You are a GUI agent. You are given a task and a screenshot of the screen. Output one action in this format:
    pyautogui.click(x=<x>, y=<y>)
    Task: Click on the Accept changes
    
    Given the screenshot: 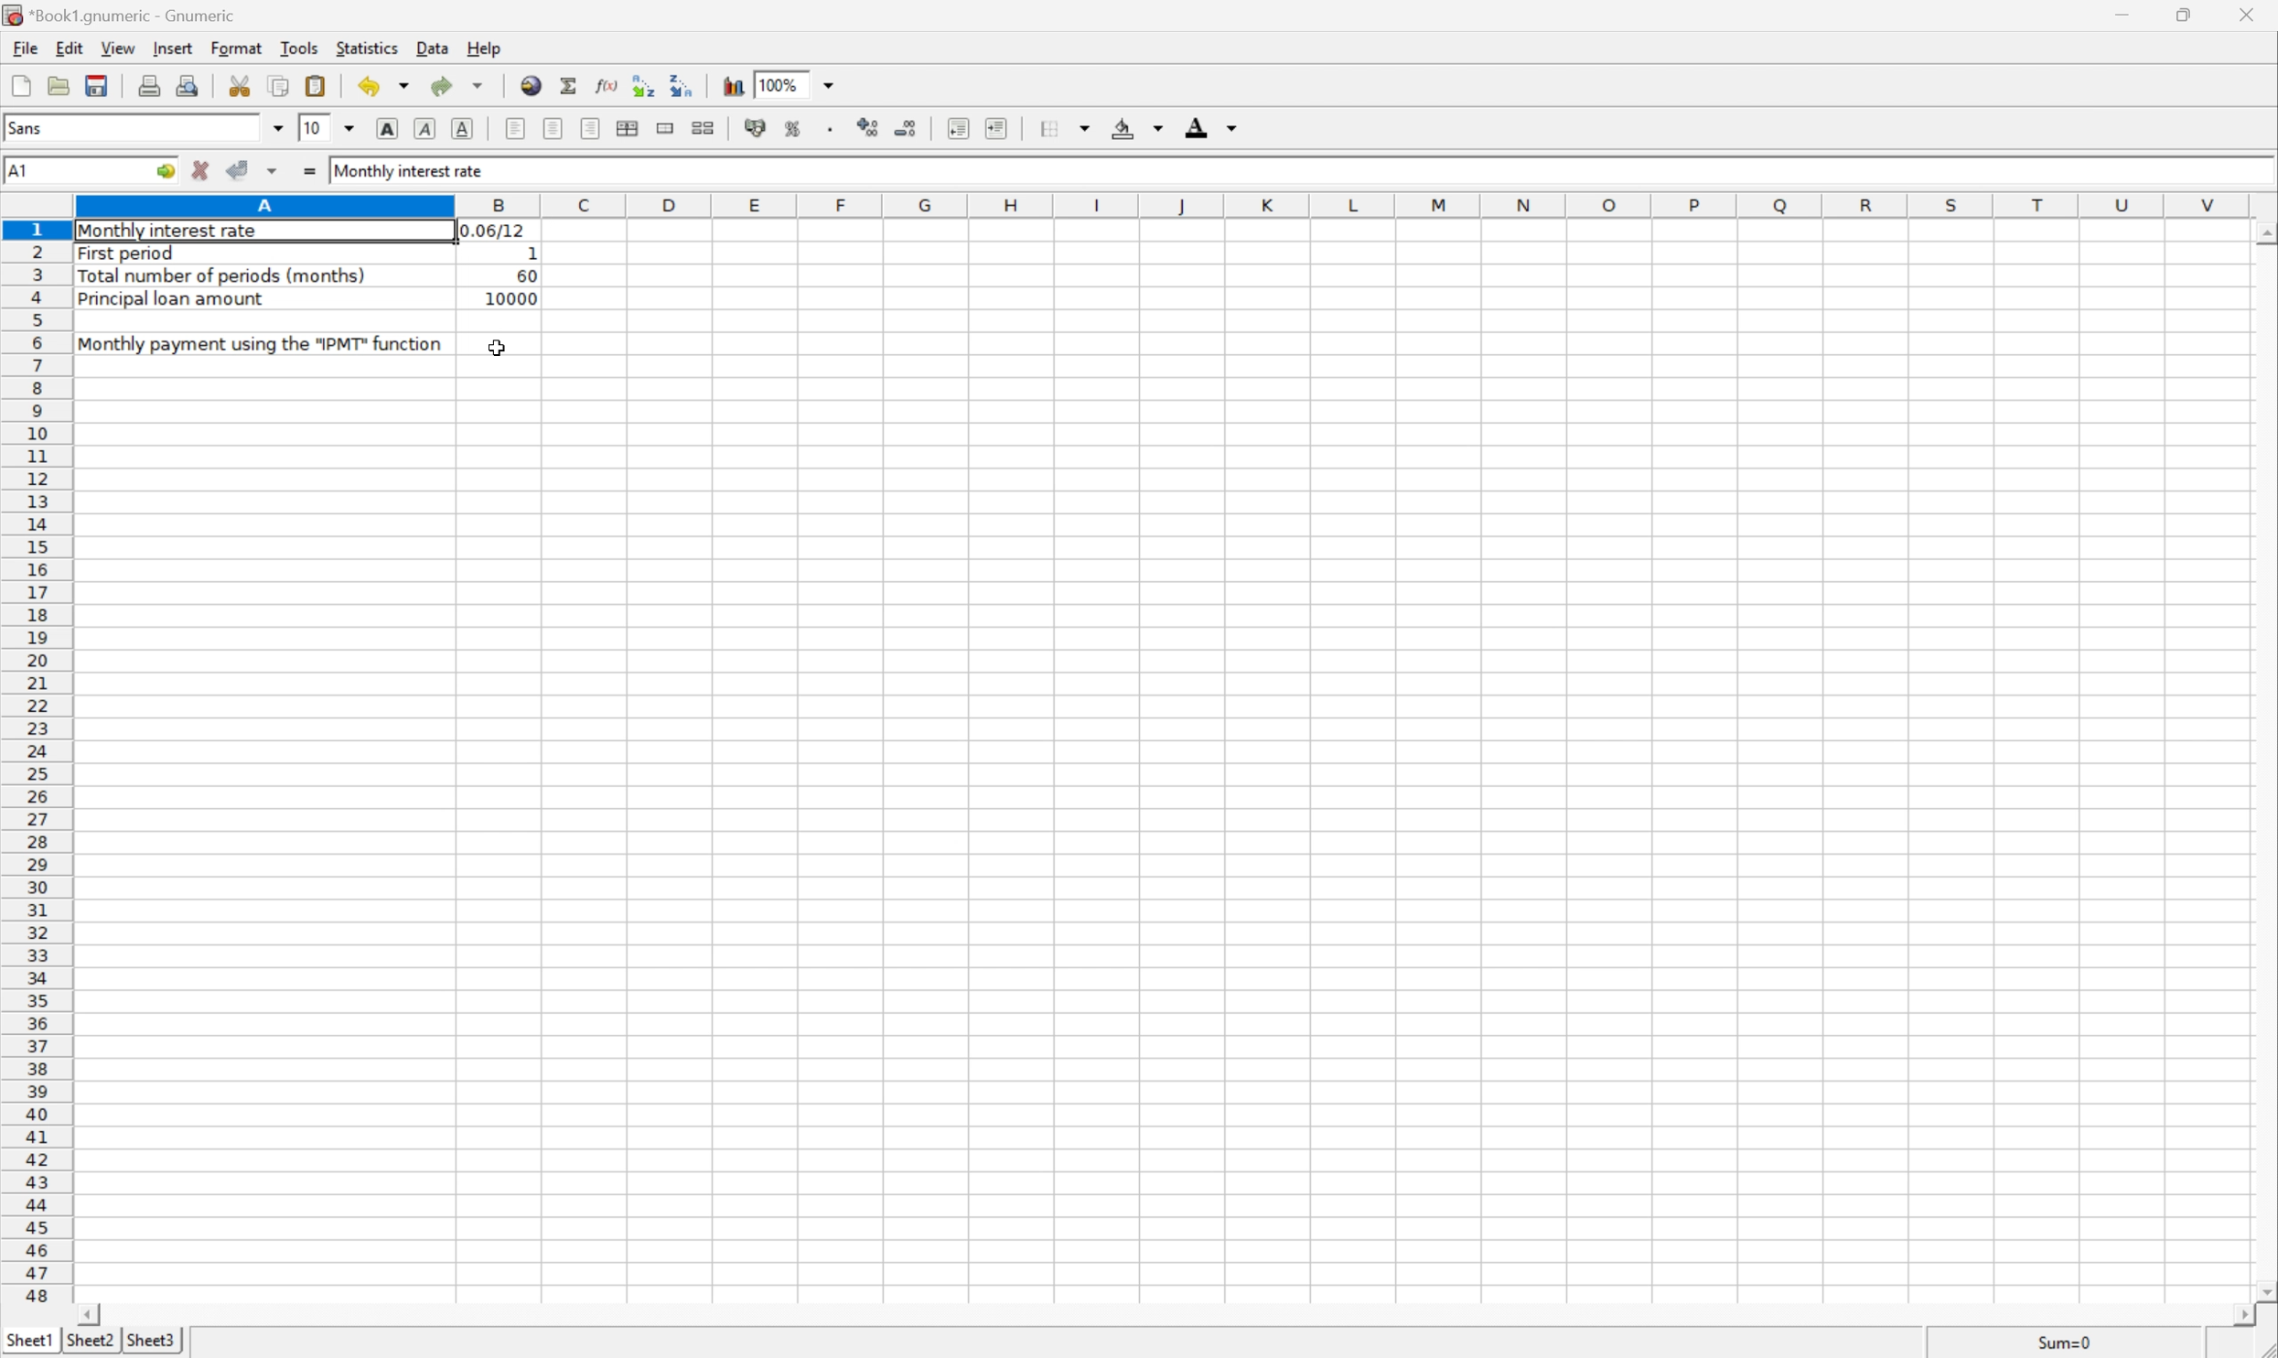 What is the action you would take?
    pyautogui.click(x=241, y=172)
    